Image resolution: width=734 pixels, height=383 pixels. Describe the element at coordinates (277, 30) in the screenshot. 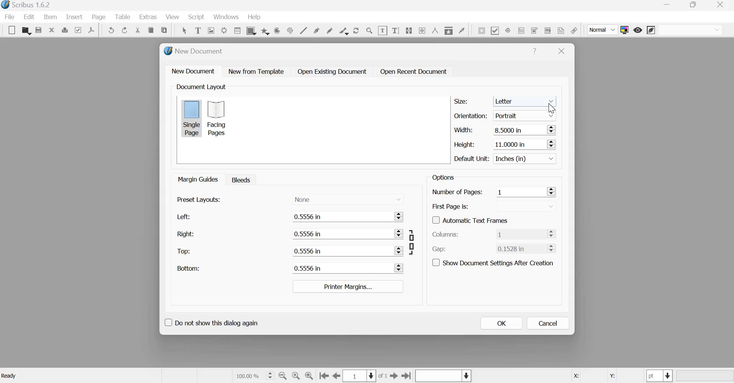

I see `arc` at that location.